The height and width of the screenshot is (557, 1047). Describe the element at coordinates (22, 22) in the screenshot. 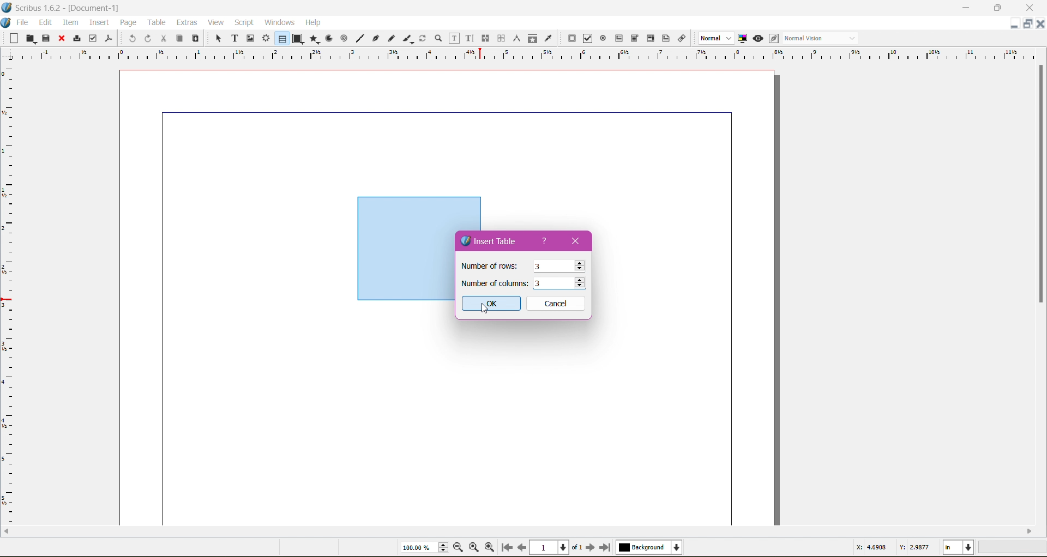

I see `File` at that location.